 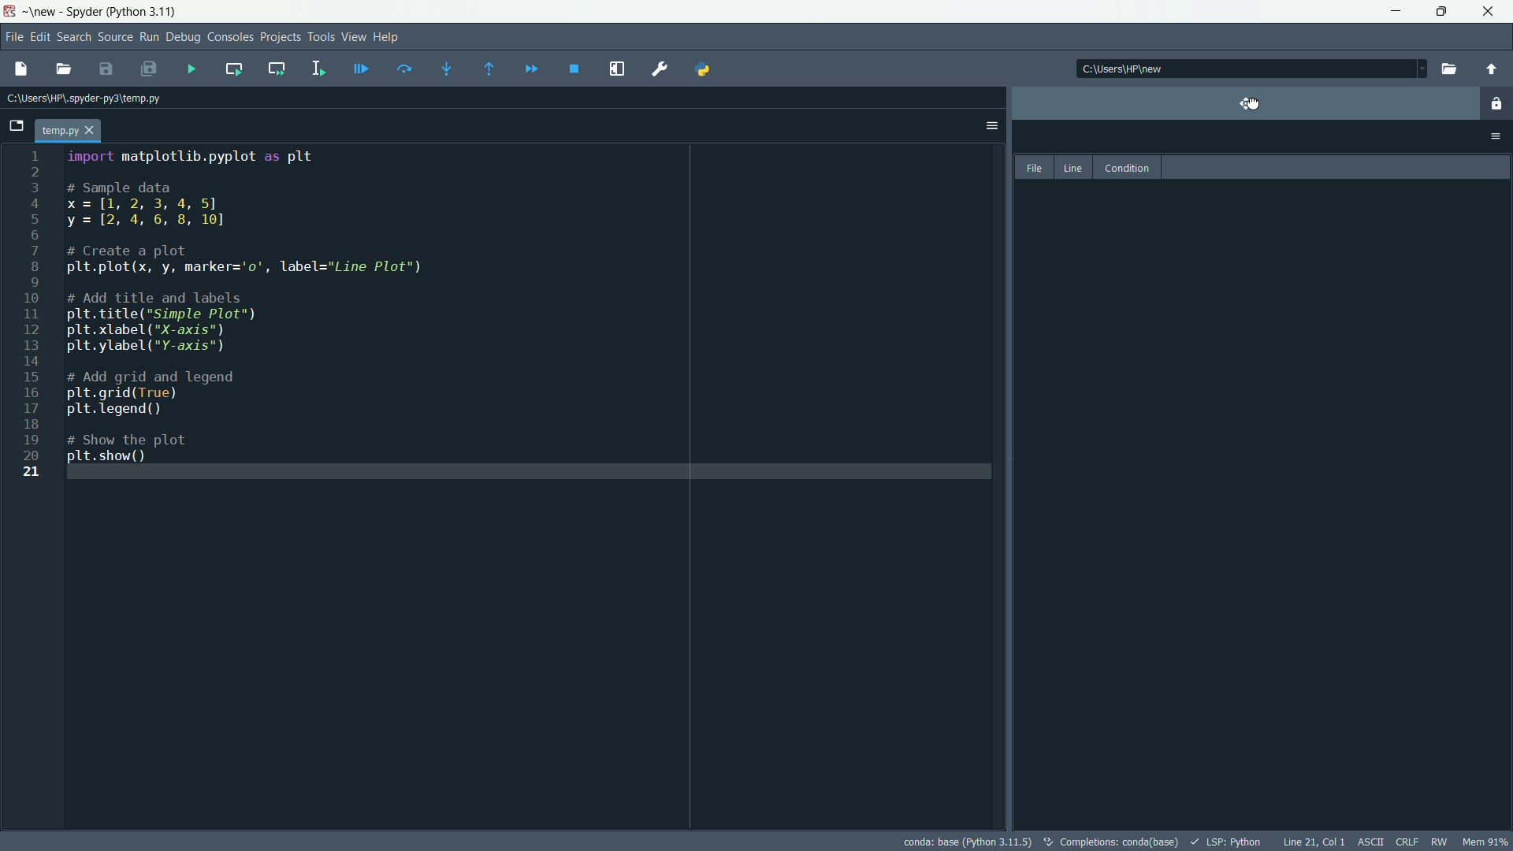 I want to click on continue execution untill next breakdown, so click(x=528, y=68).